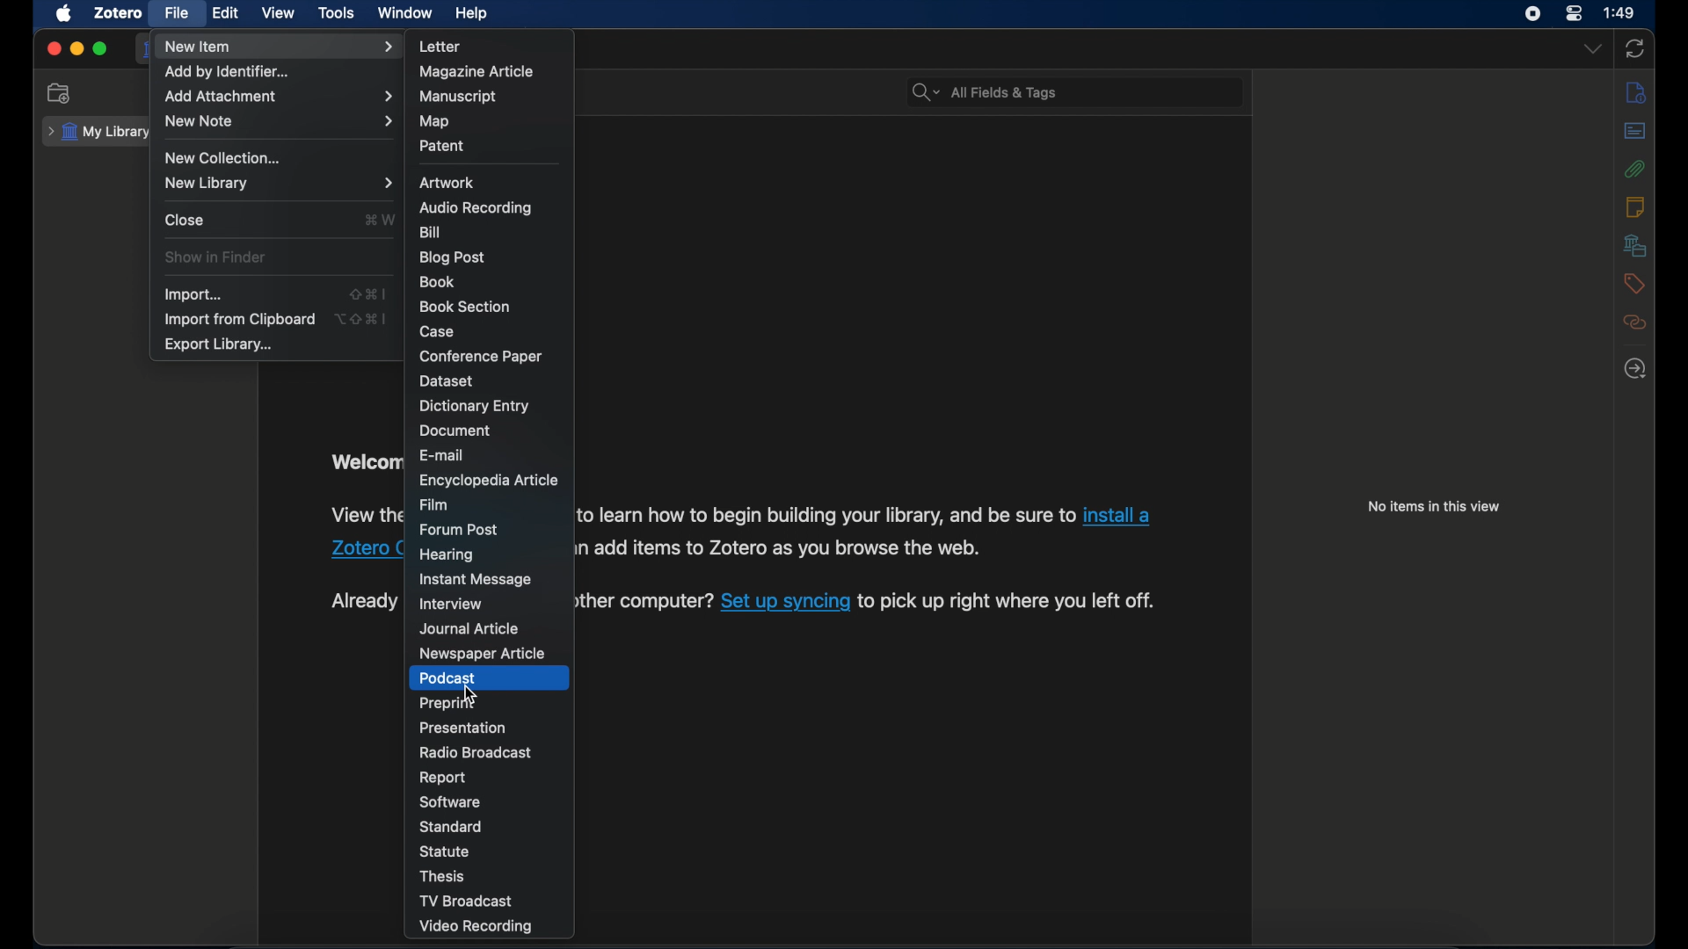  Describe the element at coordinates (463, 728) in the screenshot. I see `presentation` at that location.